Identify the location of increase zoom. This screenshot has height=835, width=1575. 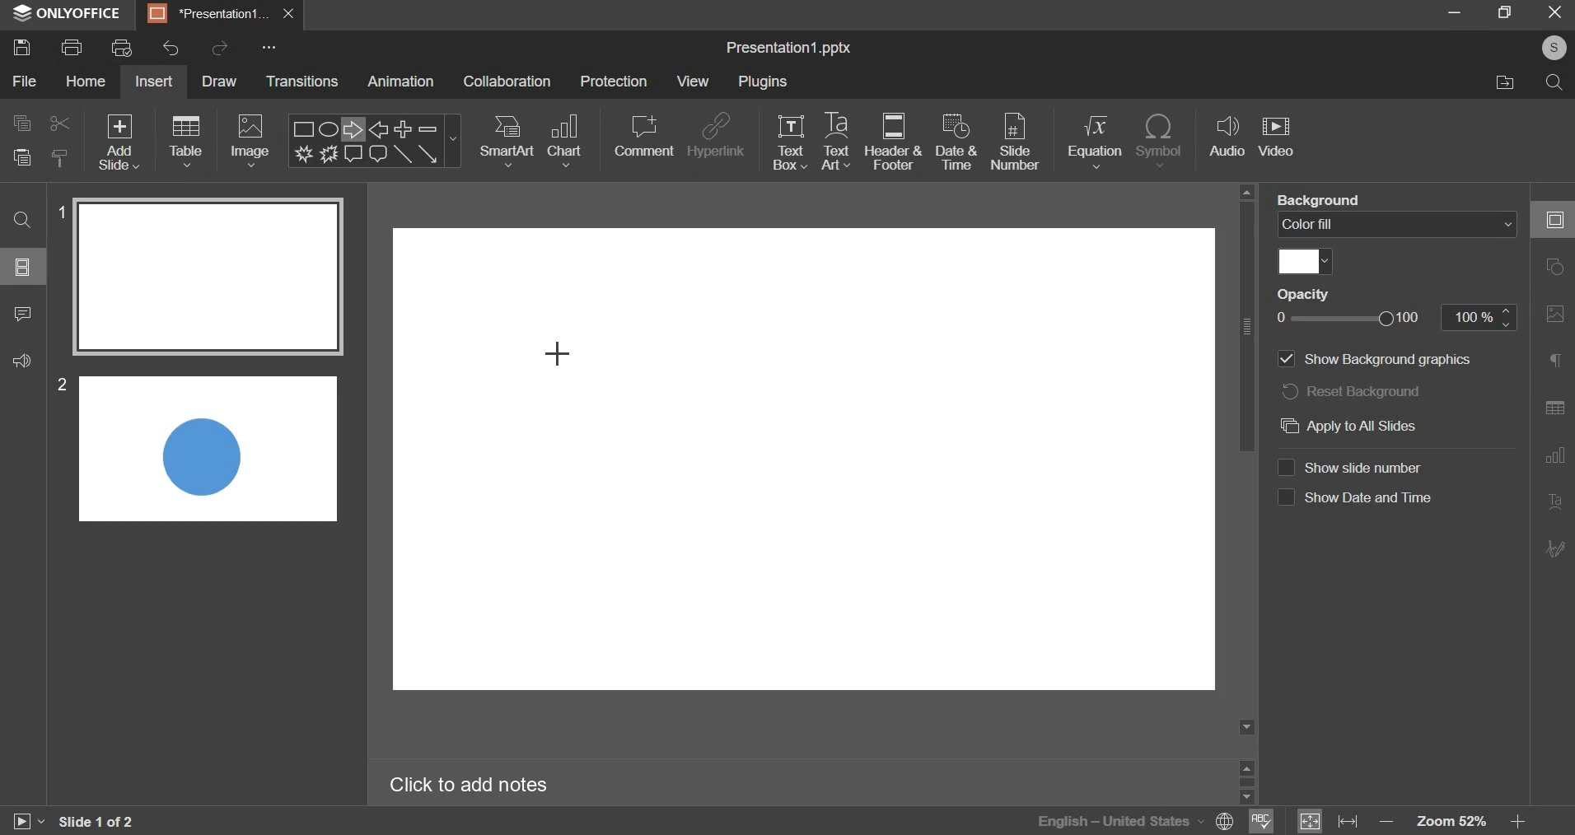
(1516, 818).